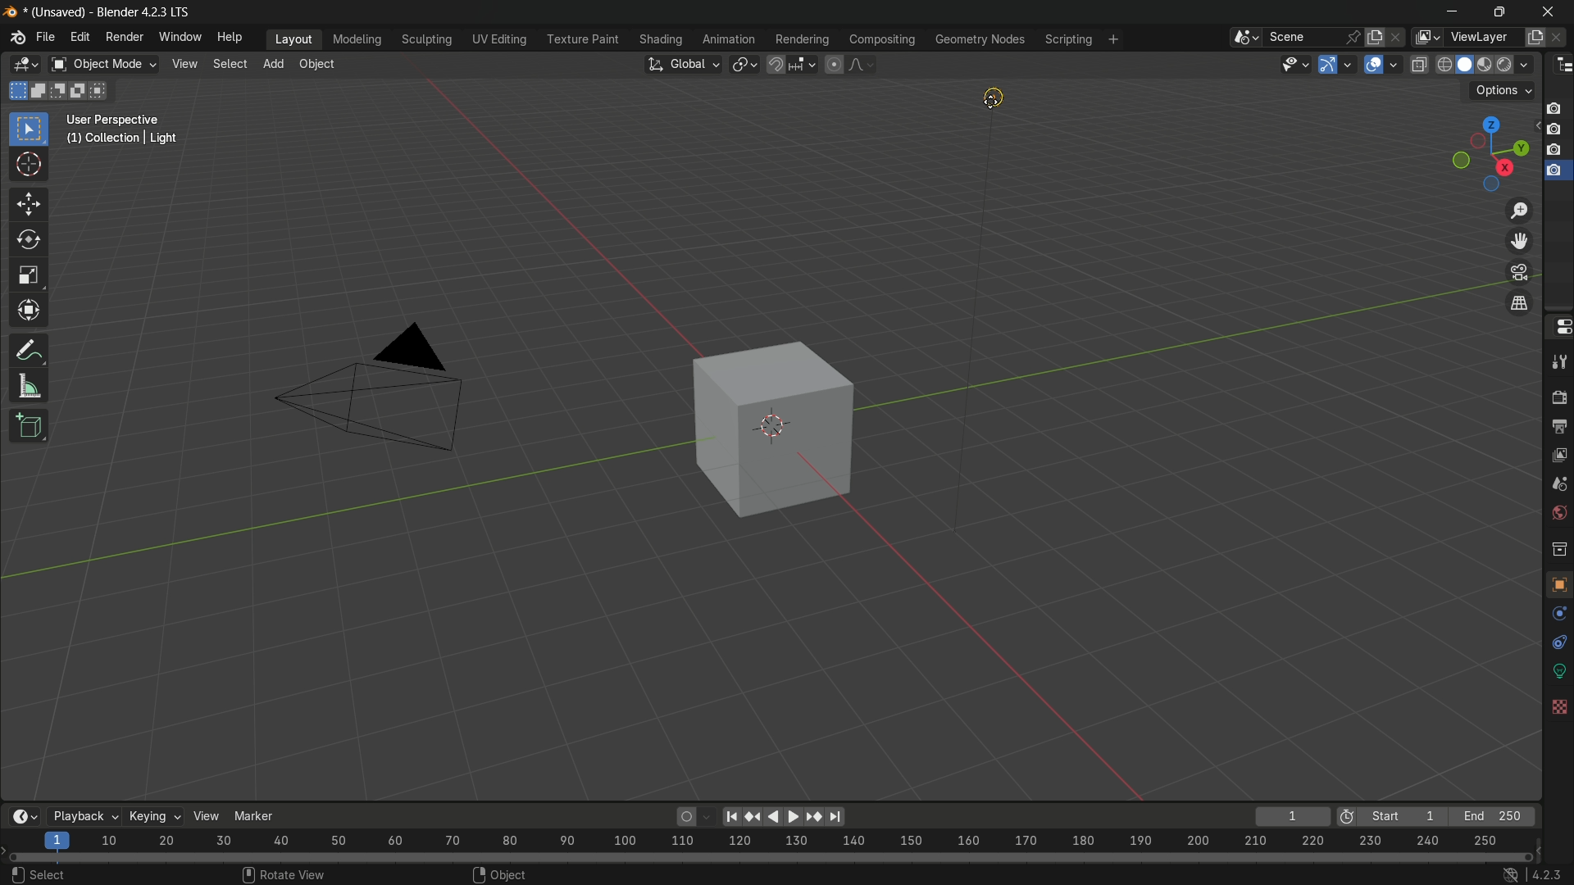 The width and height of the screenshot is (1574, 885). What do you see at coordinates (1329, 64) in the screenshot?
I see `show gizmos` at bounding box center [1329, 64].